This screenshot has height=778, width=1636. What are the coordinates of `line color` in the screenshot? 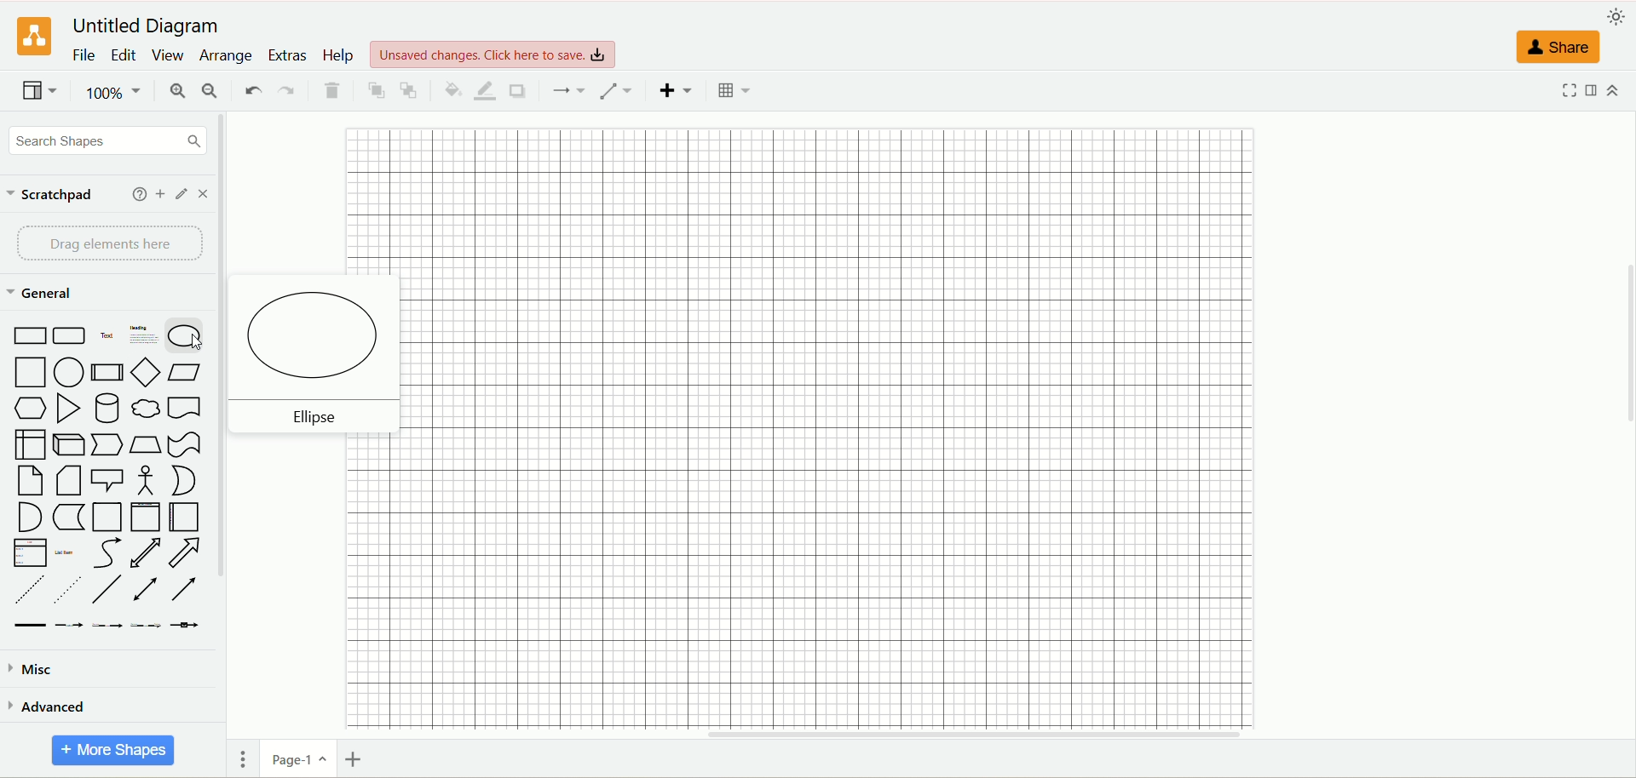 It's located at (485, 91).